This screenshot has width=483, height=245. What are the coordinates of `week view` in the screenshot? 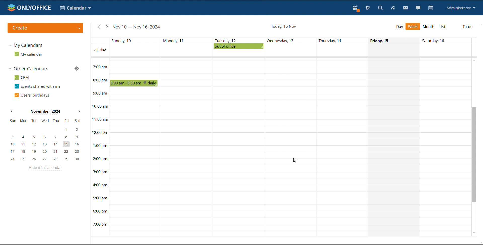 It's located at (413, 26).